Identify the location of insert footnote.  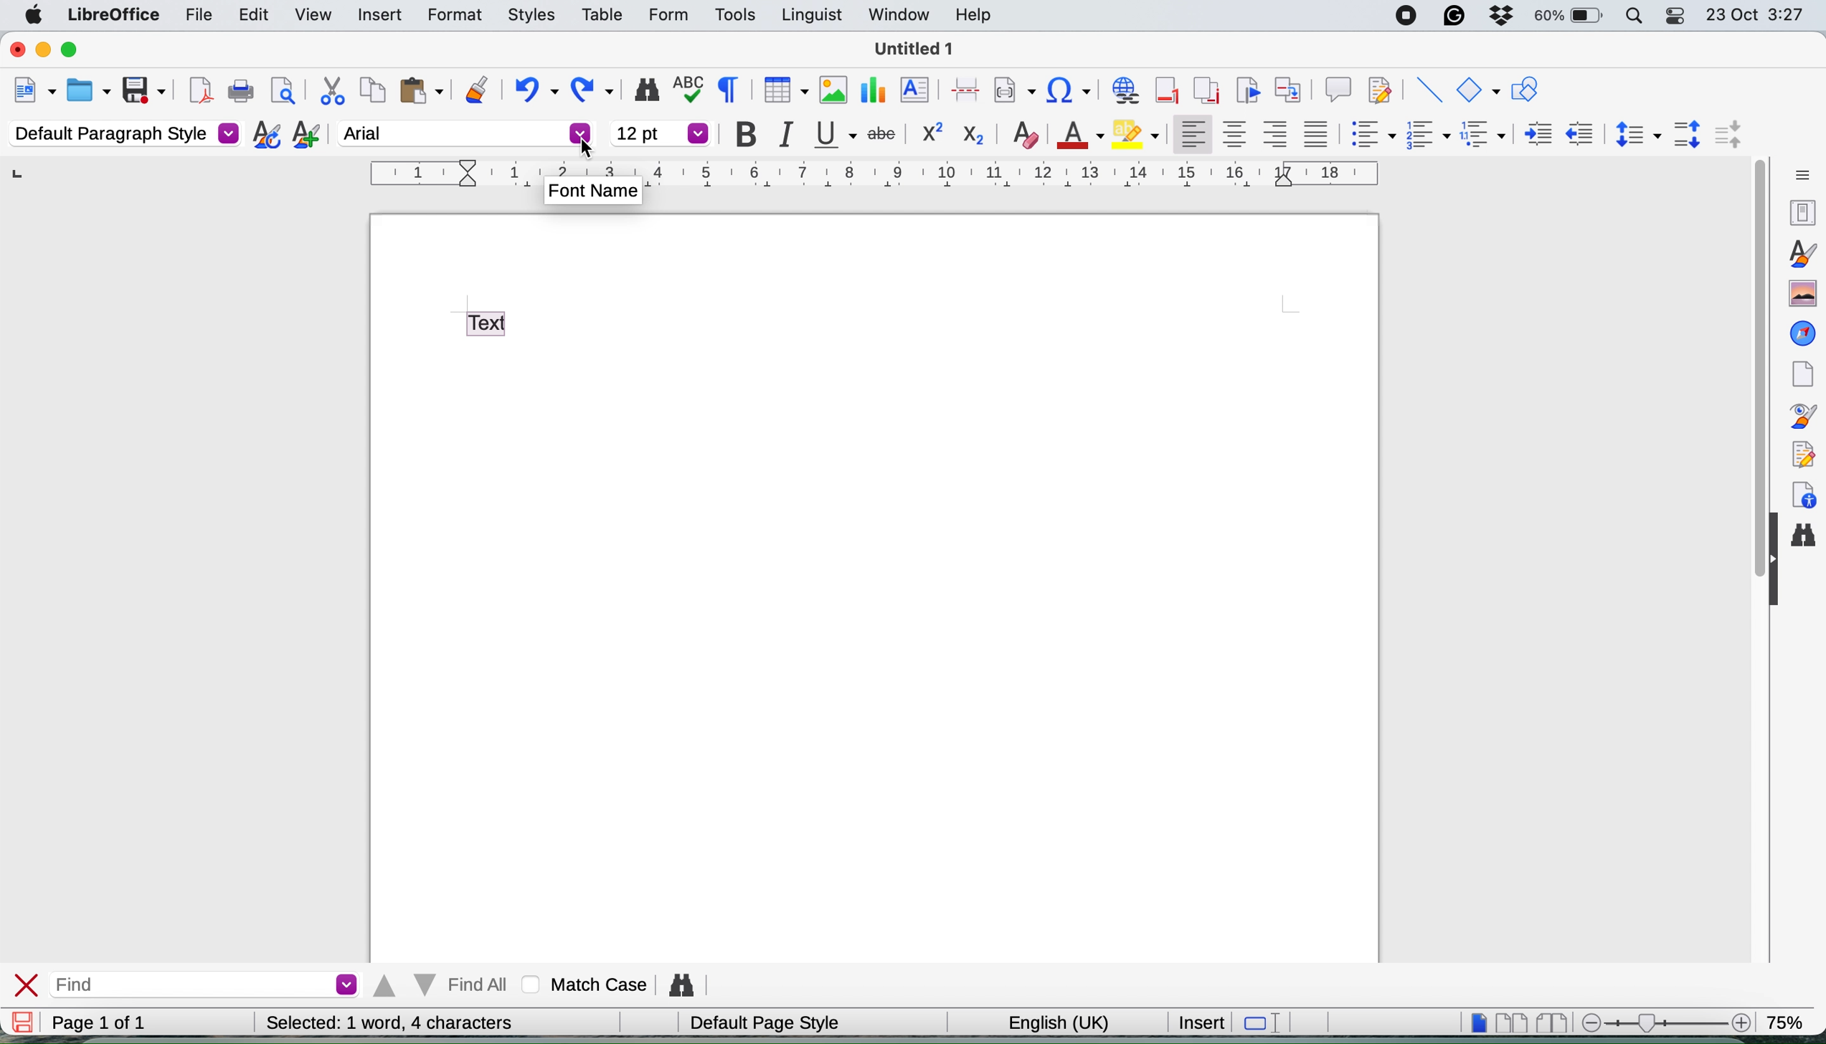
(1165, 90).